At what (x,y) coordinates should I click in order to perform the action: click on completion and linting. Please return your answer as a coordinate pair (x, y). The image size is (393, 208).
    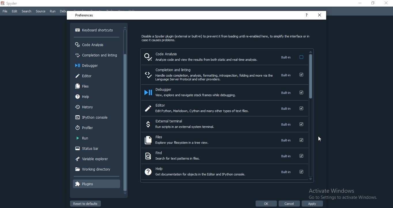
    Looking at the image, I should click on (224, 75).